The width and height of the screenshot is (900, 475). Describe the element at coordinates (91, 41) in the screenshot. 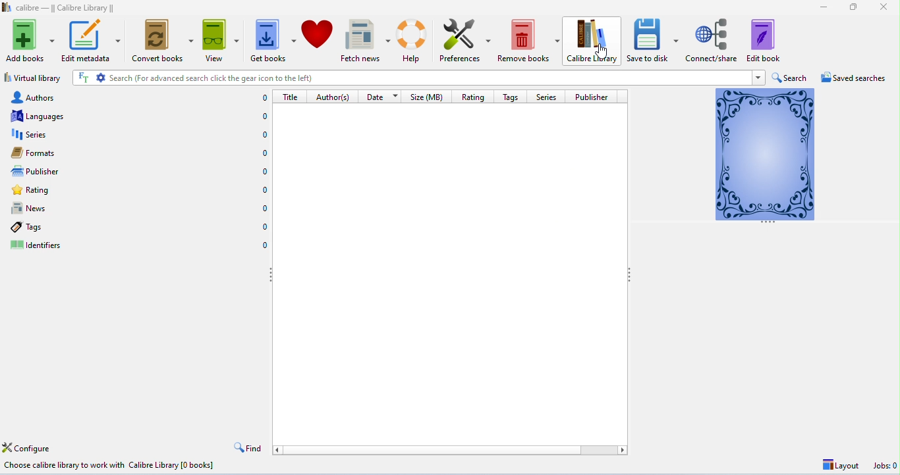

I see `edit metadata` at that location.